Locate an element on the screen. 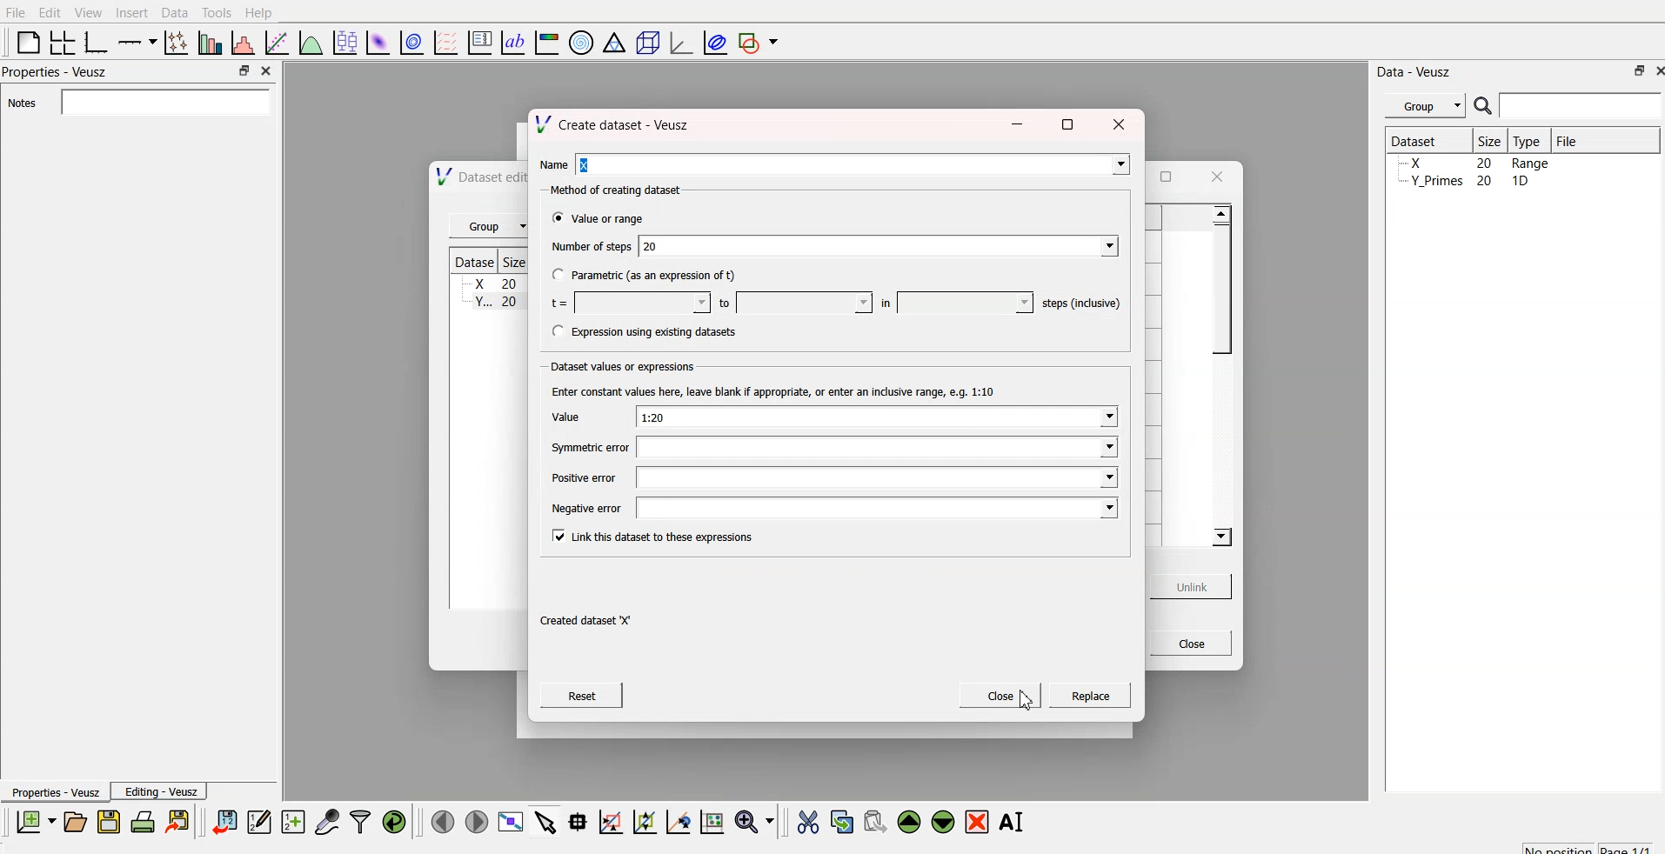  y.. 20 is located at coordinates (489, 303).